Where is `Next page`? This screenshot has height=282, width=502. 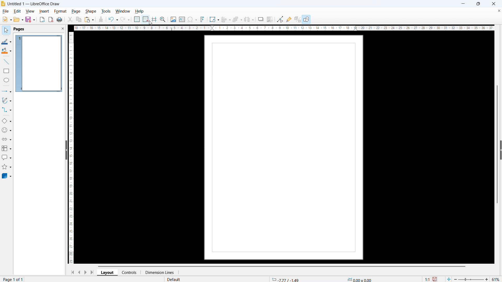
Next page is located at coordinates (85, 272).